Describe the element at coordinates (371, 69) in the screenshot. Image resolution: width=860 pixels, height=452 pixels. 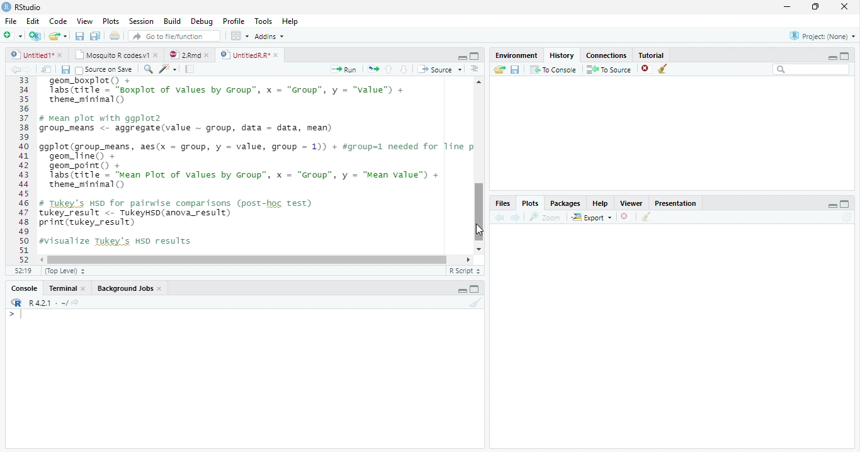
I see `Copy pages` at that location.